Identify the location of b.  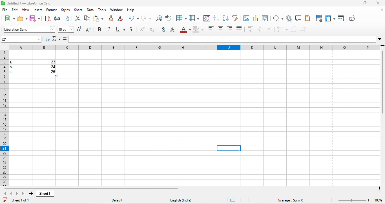
(16, 66).